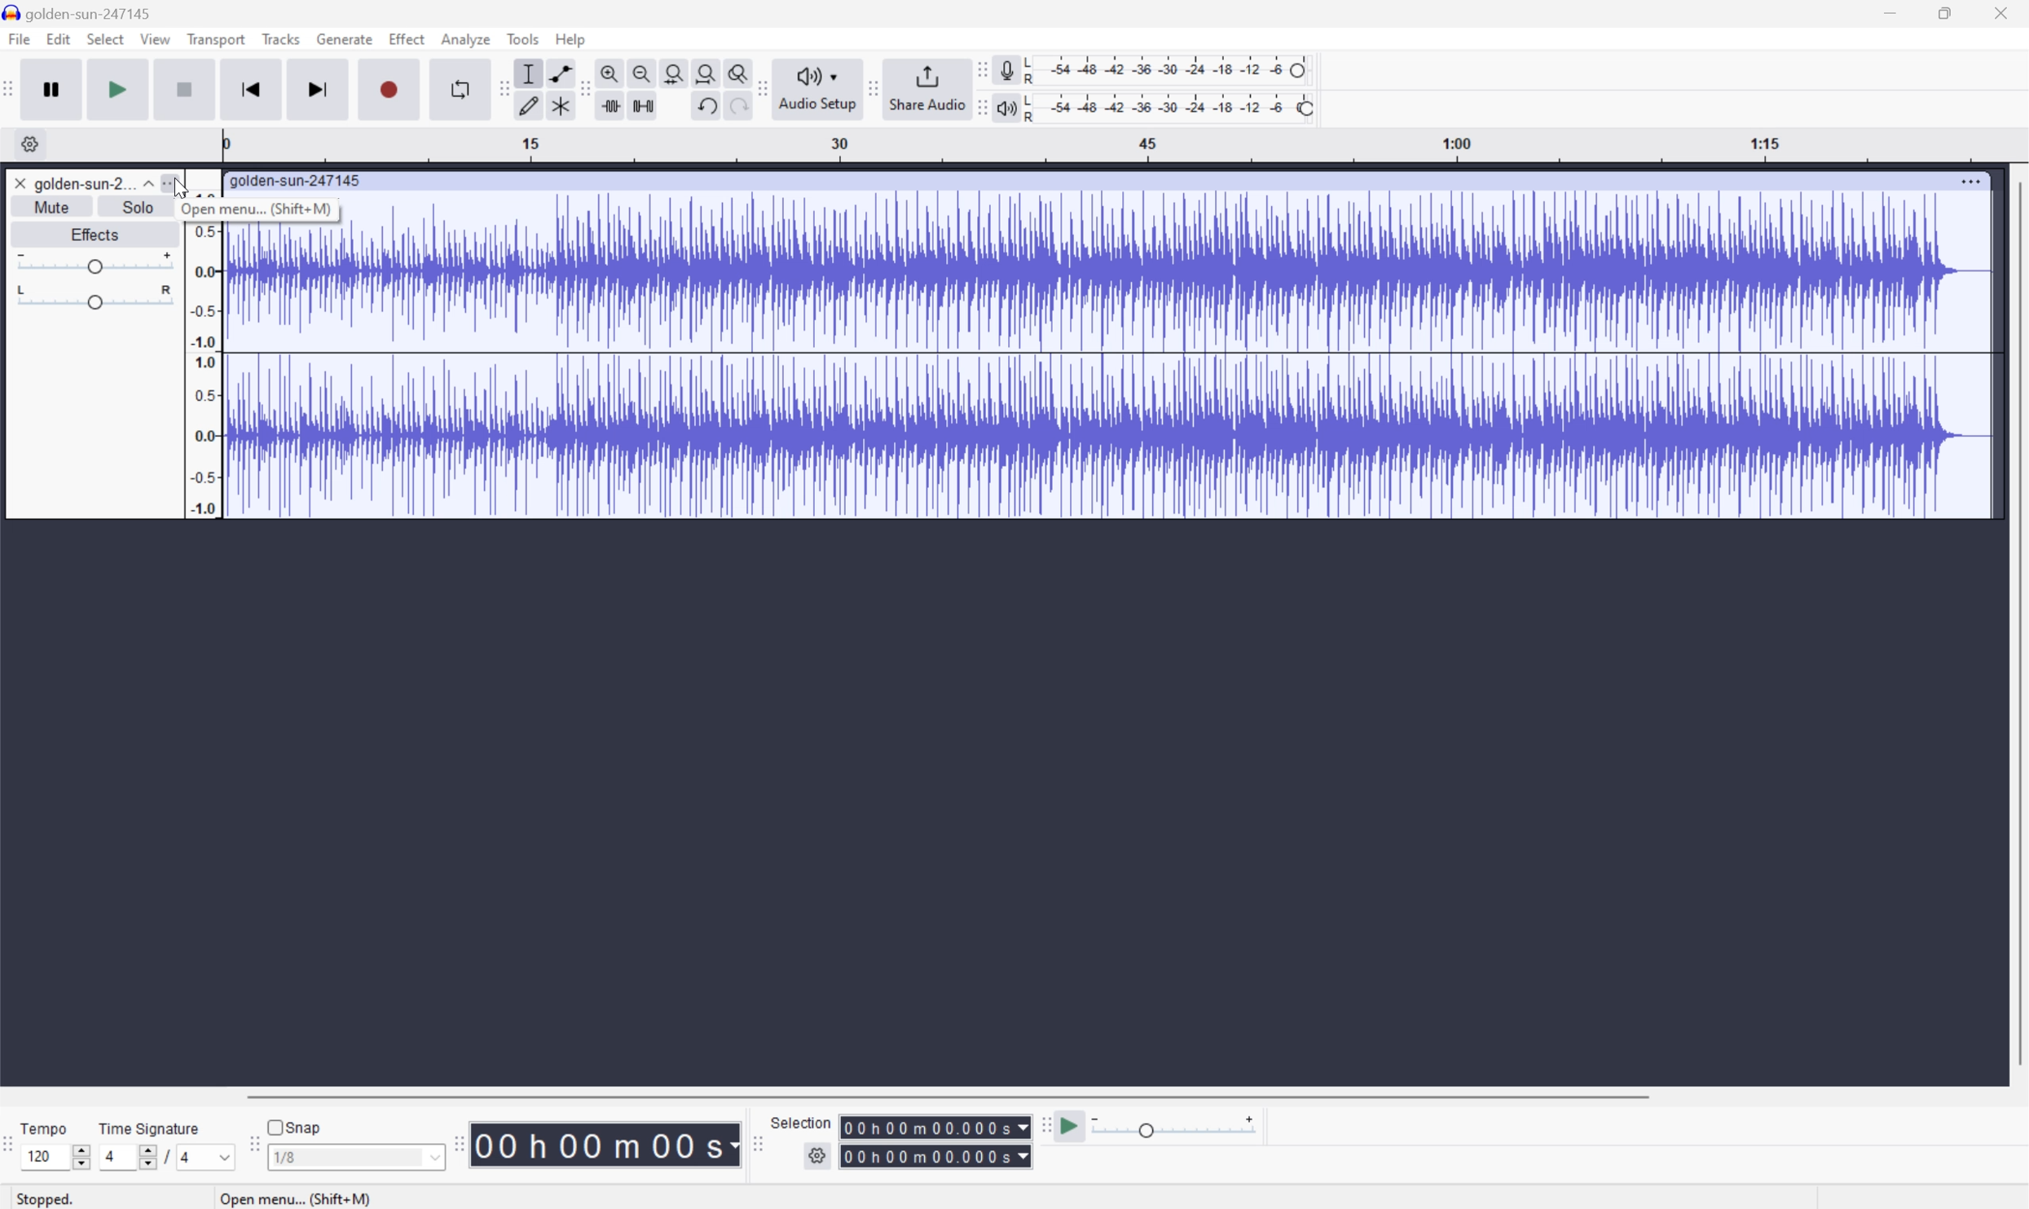 Image resolution: width=2029 pixels, height=1209 pixels. Describe the element at coordinates (922, 86) in the screenshot. I see `Share Audio` at that location.